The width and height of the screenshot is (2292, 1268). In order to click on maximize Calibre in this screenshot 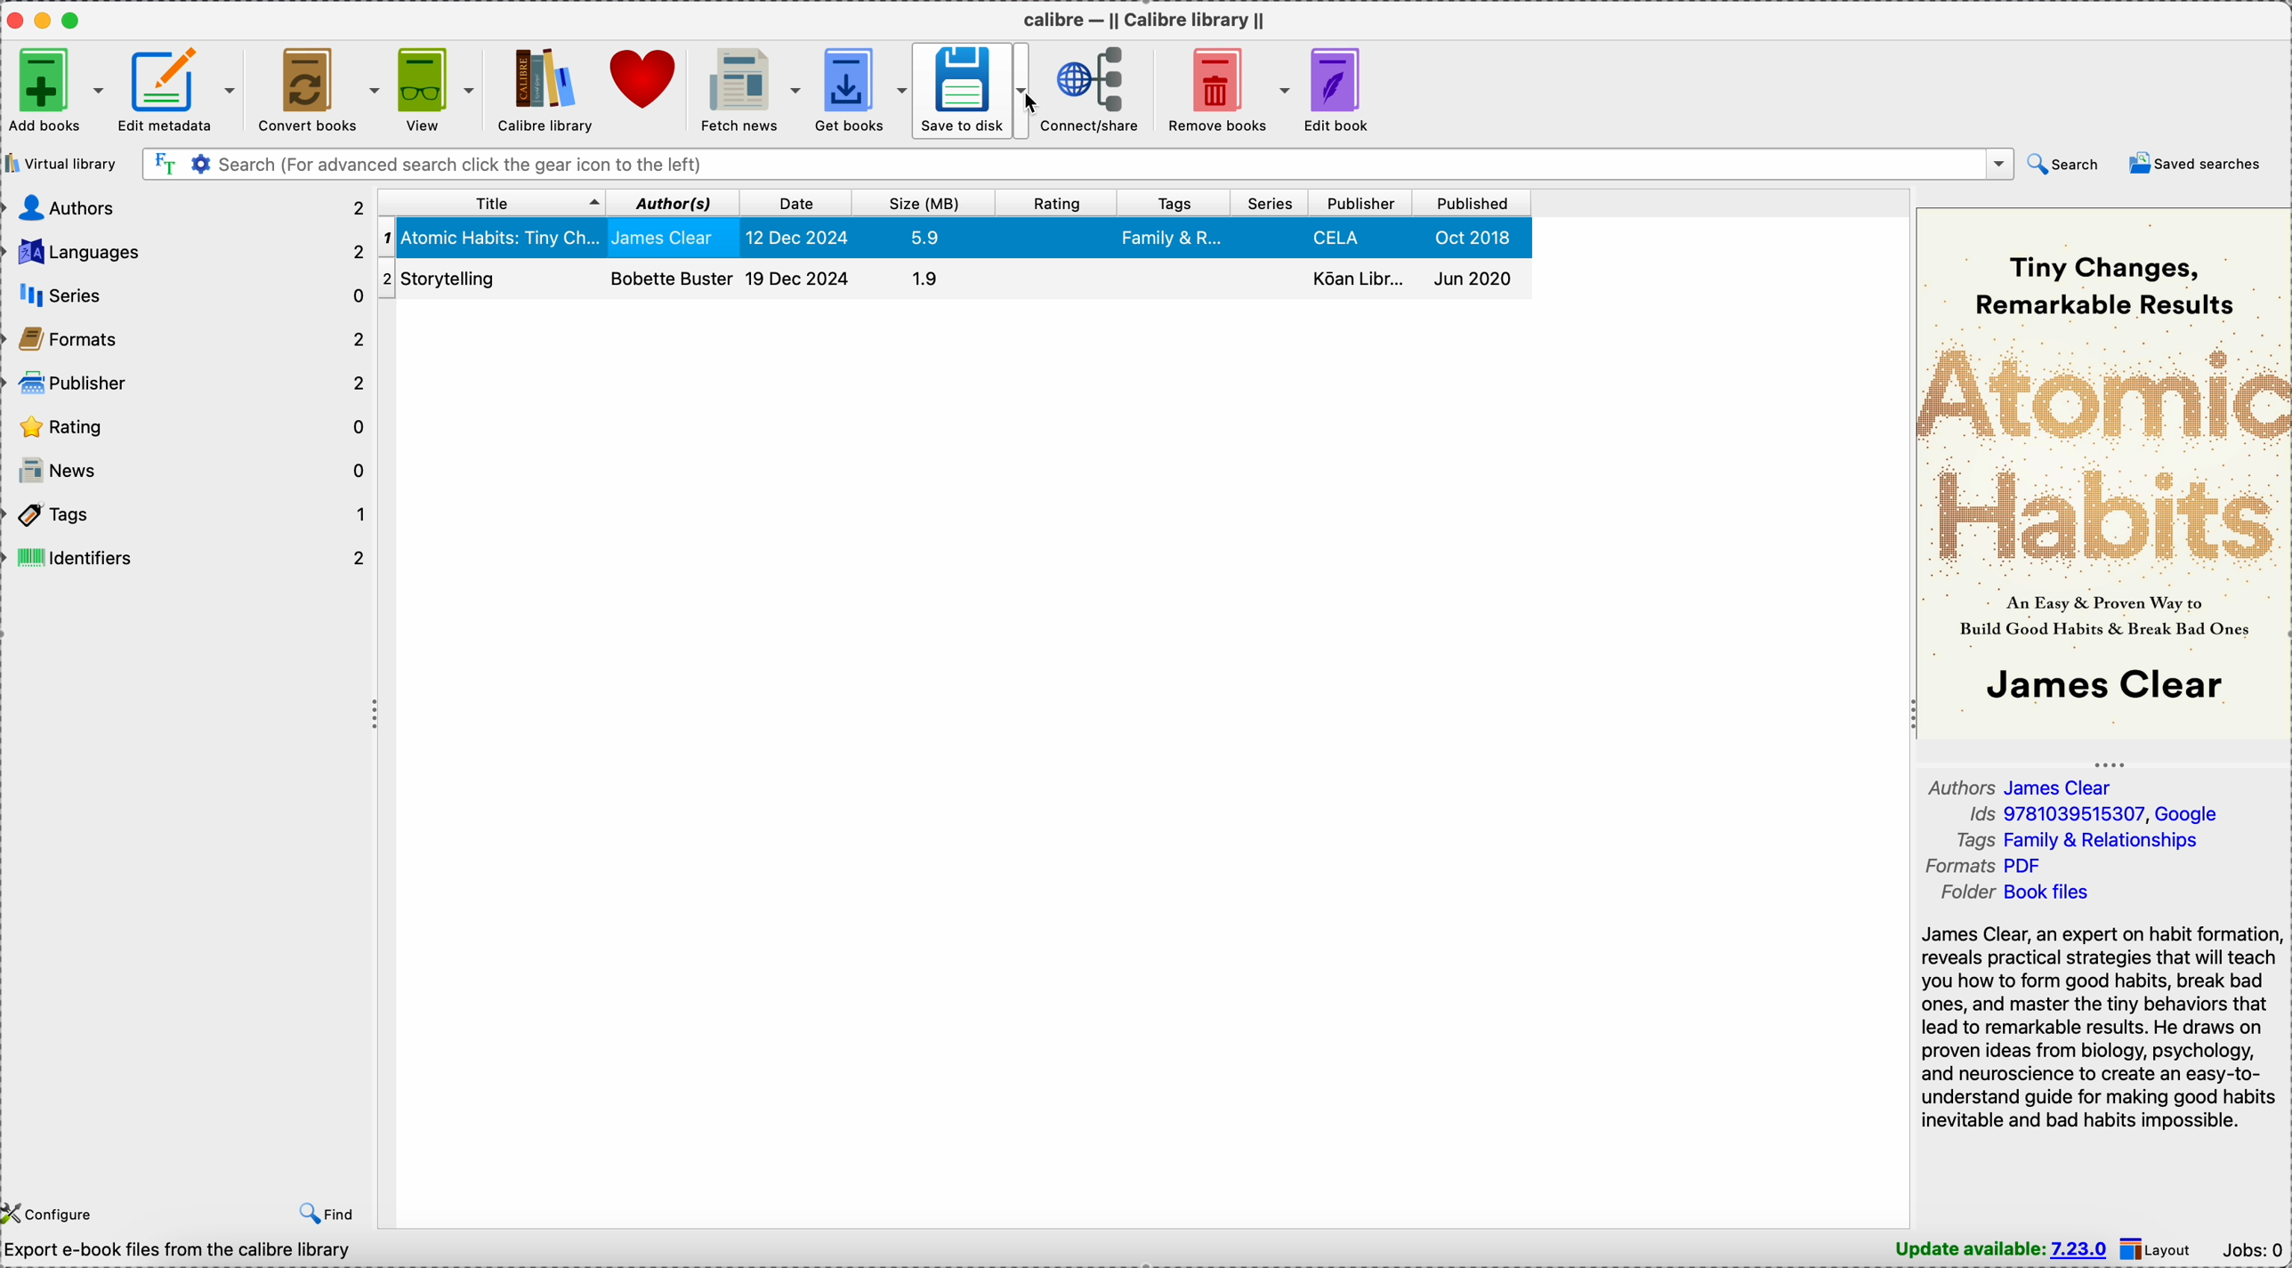, I will do `click(76, 17)`.